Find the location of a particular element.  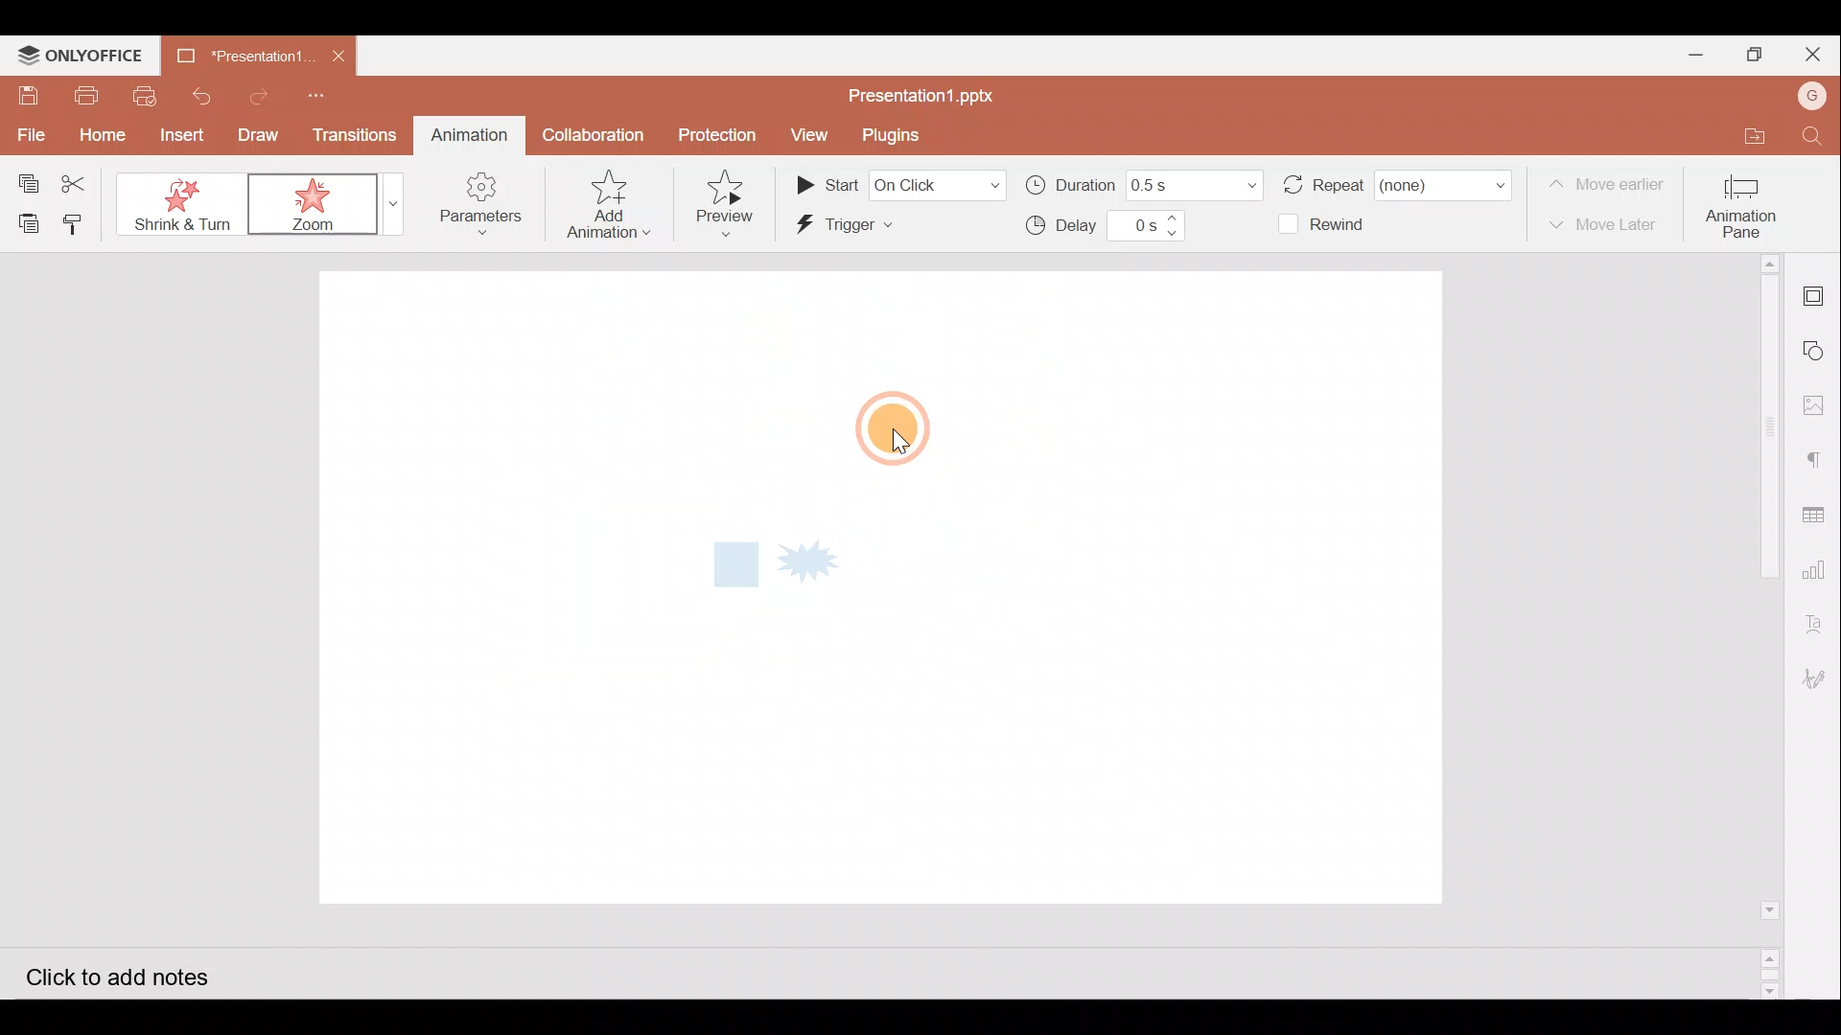

Cursor is located at coordinates (882, 427).